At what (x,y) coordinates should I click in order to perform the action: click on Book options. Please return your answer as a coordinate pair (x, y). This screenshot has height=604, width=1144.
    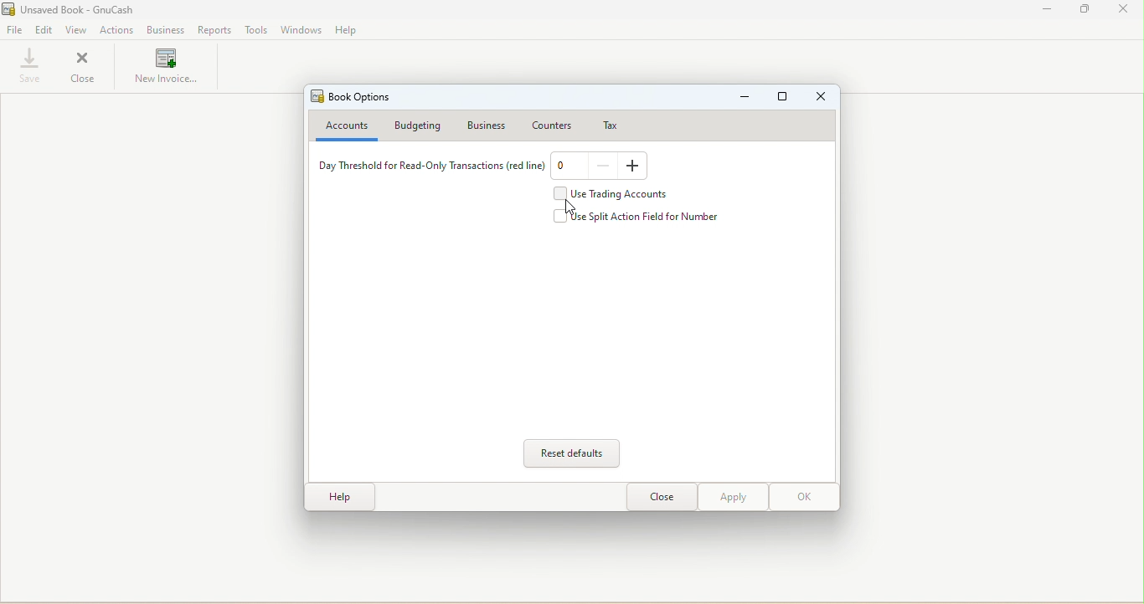
    Looking at the image, I should click on (354, 97).